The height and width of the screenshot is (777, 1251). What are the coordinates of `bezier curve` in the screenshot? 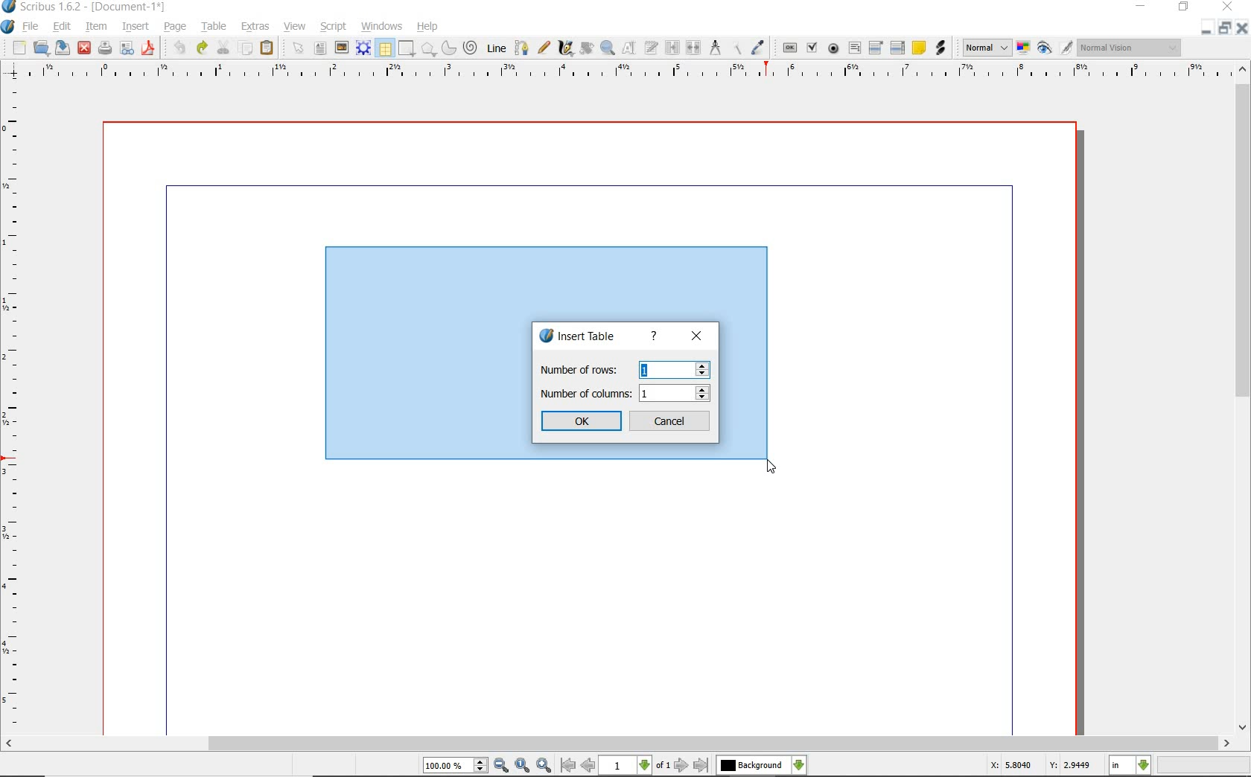 It's located at (521, 48).